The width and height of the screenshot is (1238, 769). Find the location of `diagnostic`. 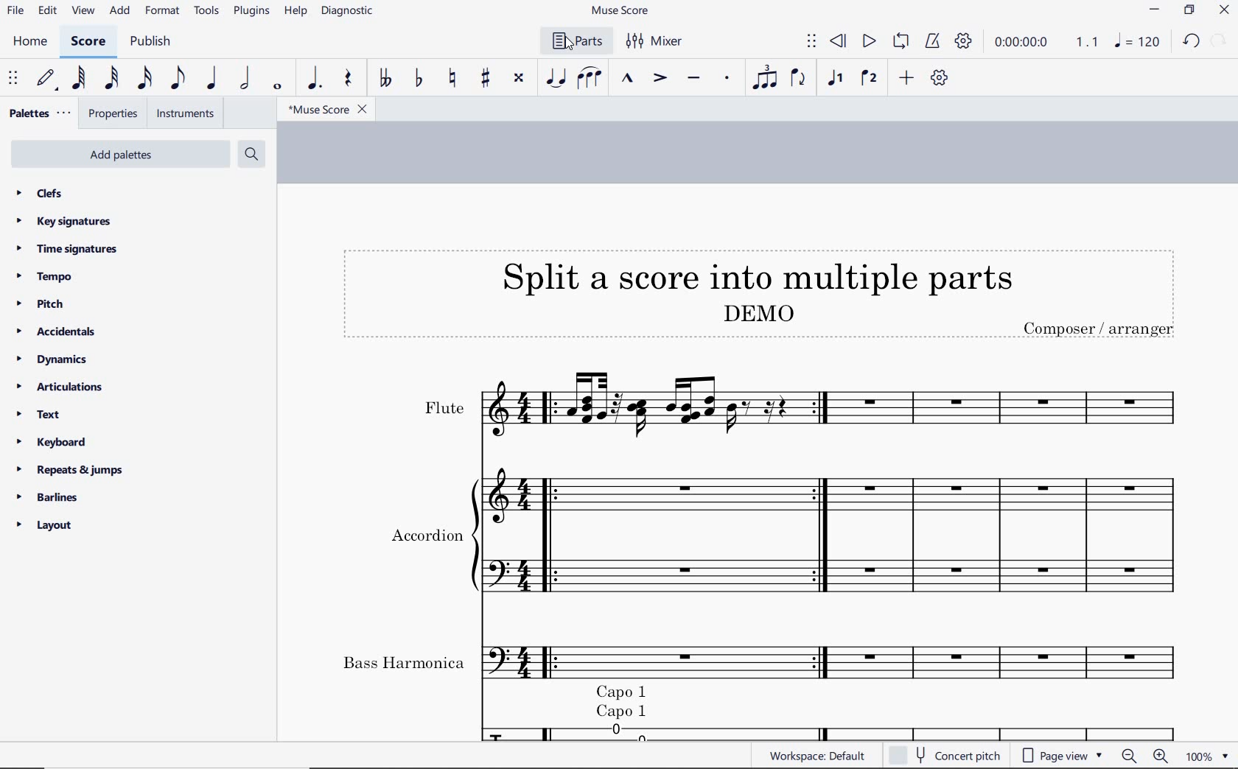

diagnostic is located at coordinates (346, 12).